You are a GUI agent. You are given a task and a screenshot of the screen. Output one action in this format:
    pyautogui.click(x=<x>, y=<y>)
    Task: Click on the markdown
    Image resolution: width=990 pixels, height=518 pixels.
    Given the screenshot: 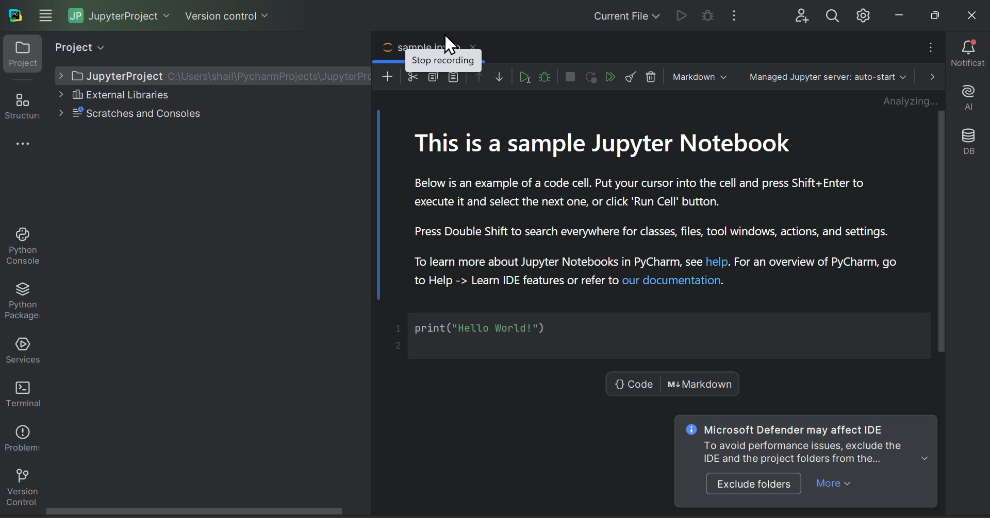 What is the action you would take?
    pyautogui.click(x=699, y=76)
    